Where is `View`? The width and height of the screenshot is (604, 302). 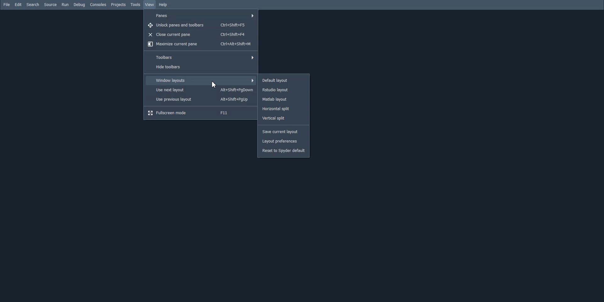
View is located at coordinates (150, 4).